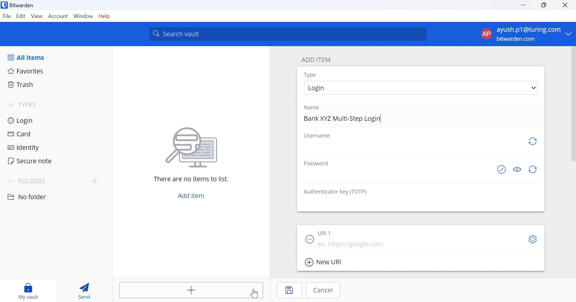 The width and height of the screenshot is (576, 302). Describe the element at coordinates (335, 192) in the screenshot. I see `Authenticator key (TOTP)` at that location.